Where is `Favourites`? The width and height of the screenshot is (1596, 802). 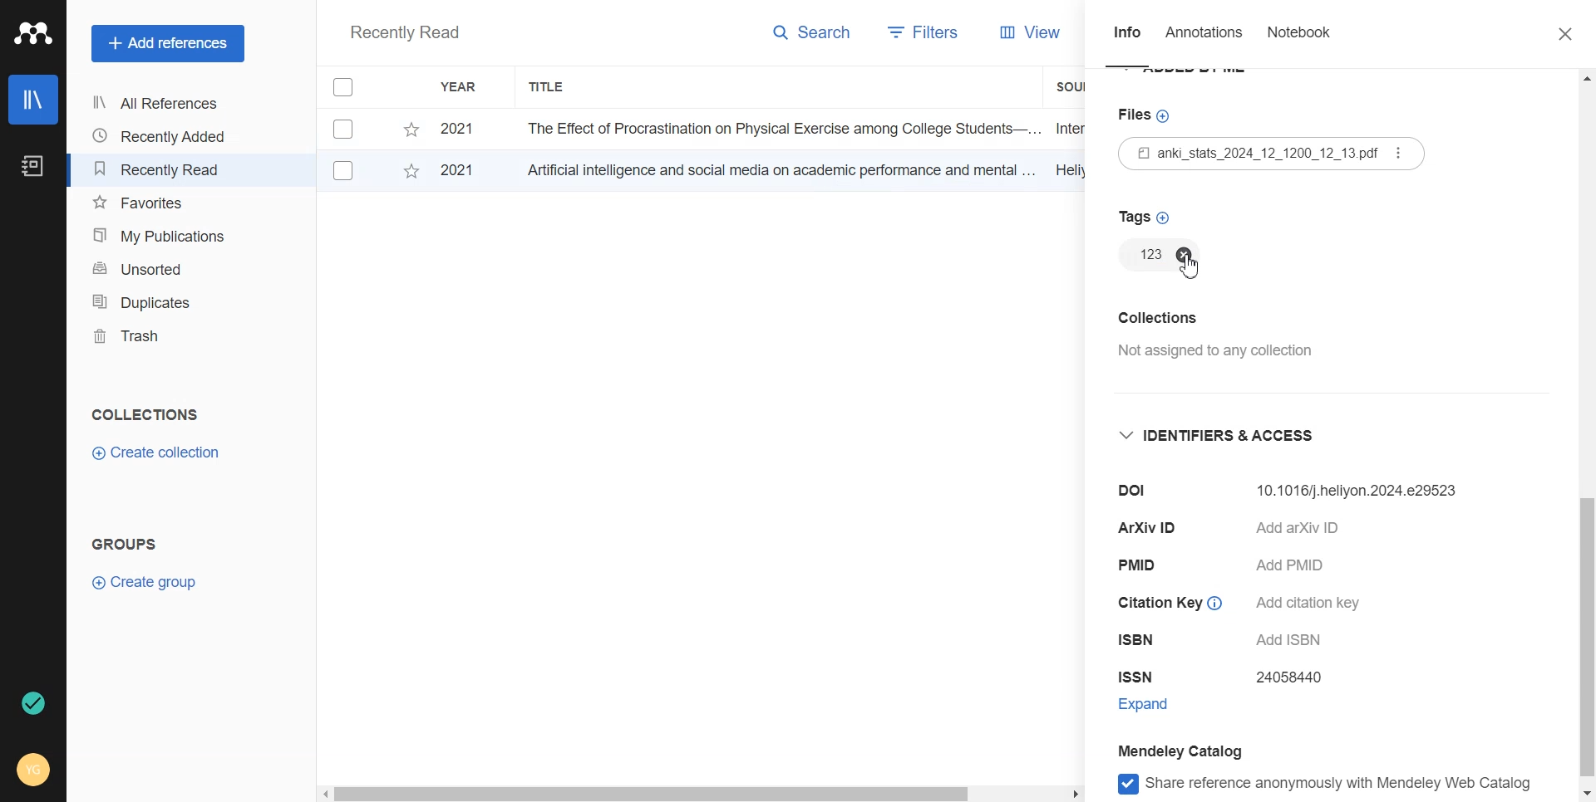 Favourites is located at coordinates (164, 203).